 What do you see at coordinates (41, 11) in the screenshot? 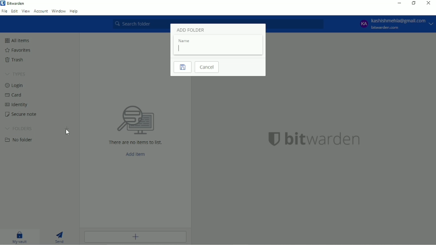
I see `Account` at bounding box center [41, 11].